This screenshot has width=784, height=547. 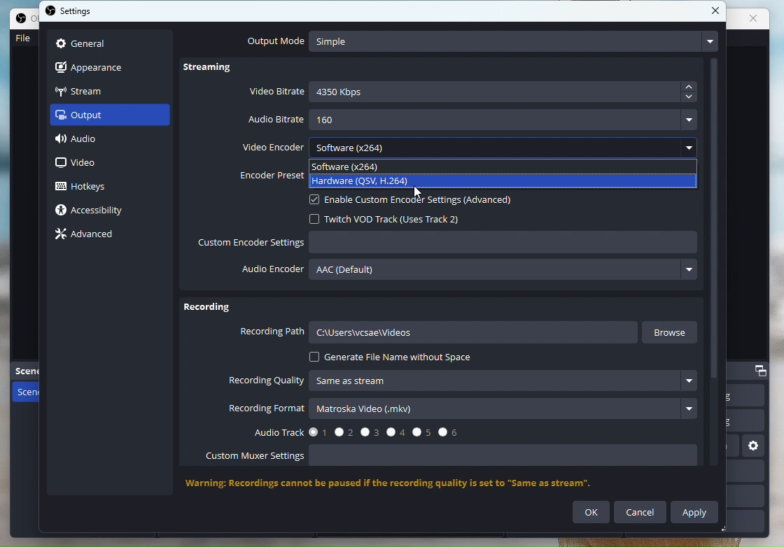 I want to click on Advance, so click(x=90, y=234).